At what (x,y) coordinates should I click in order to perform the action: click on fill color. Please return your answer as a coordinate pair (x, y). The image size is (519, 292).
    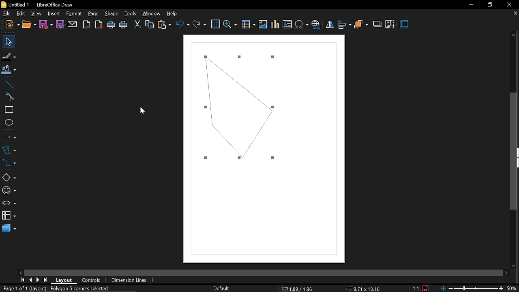
    Looking at the image, I should click on (8, 70).